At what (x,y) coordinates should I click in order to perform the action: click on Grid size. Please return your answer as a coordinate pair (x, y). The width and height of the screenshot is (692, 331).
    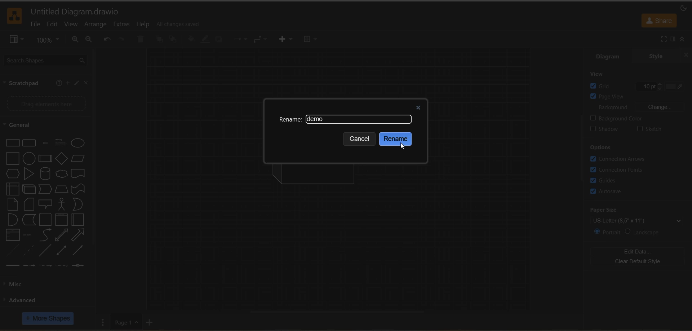
    Looking at the image, I should click on (640, 85).